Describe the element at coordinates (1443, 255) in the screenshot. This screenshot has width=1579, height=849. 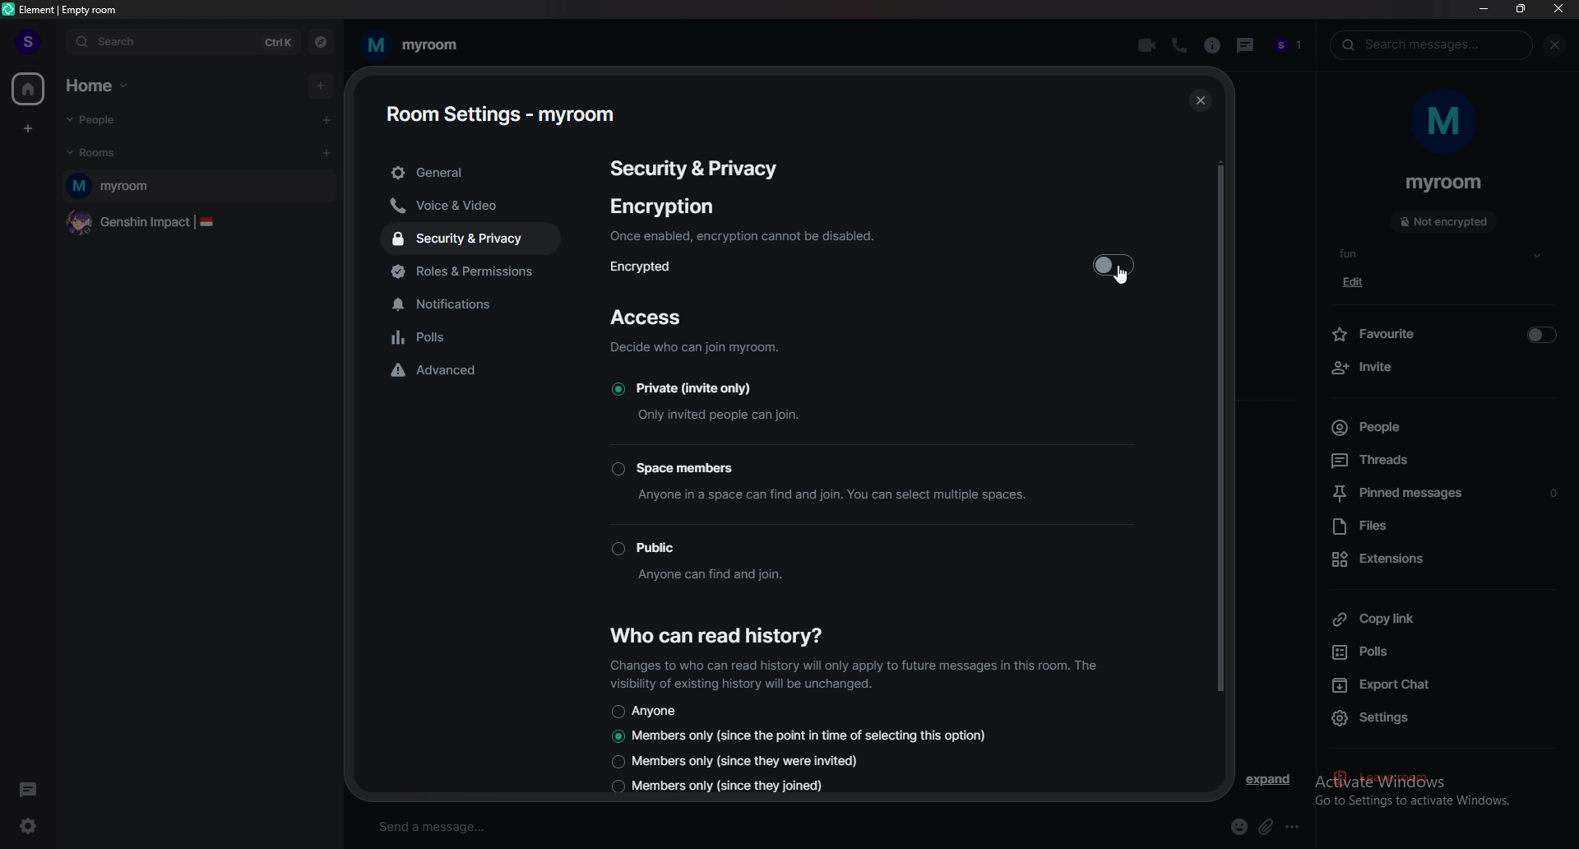
I see `fun` at that location.